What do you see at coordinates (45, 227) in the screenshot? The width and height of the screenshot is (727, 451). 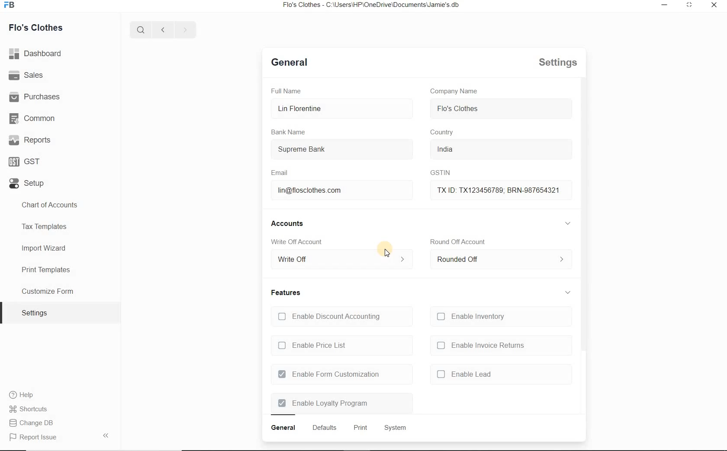 I see `Tax Templates` at bounding box center [45, 227].